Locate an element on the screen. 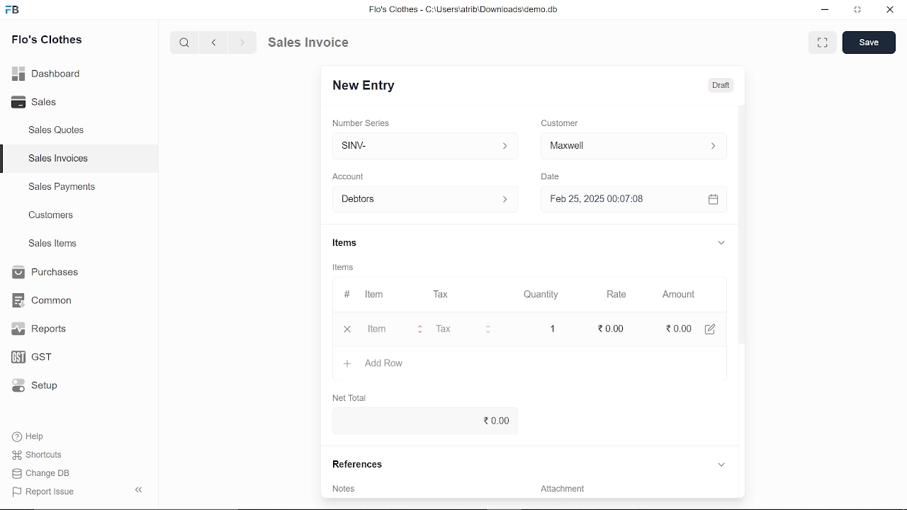 The image size is (907, 510). Sales is located at coordinates (40, 101).